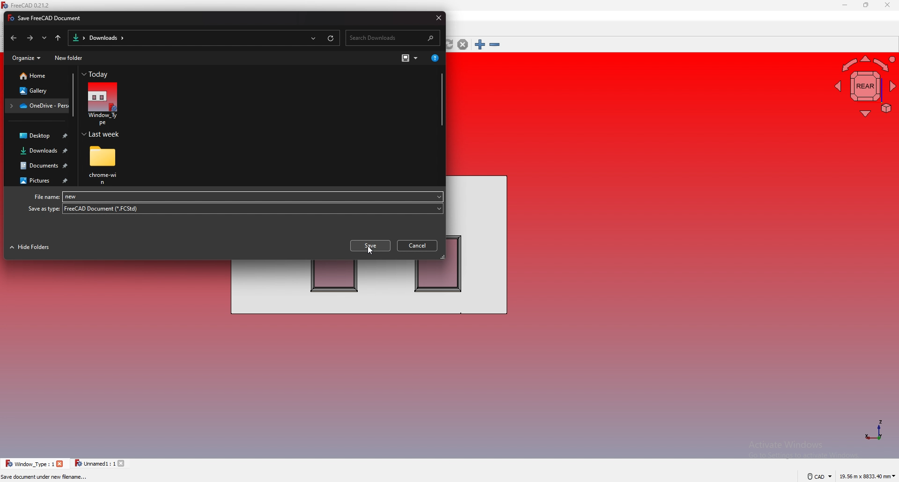 Image resolution: width=899 pixels, height=482 pixels. Describe the element at coordinates (95, 463) in the screenshot. I see `Unnamed1: 1` at that location.